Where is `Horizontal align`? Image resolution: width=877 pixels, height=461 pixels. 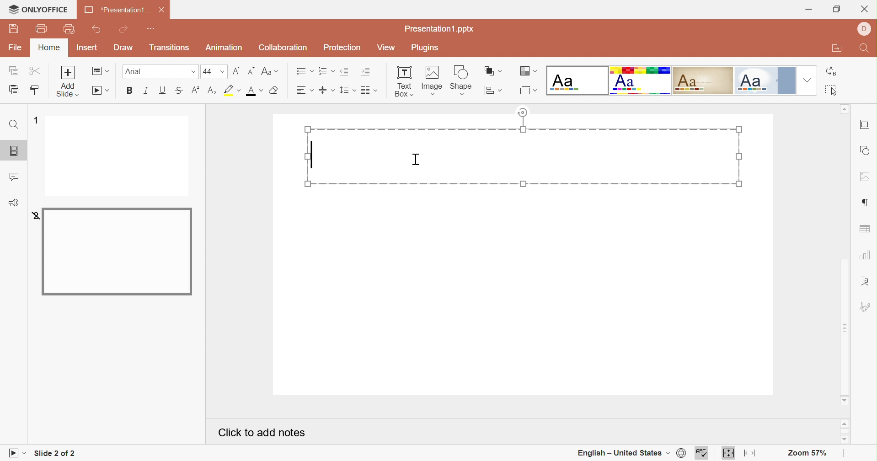
Horizontal align is located at coordinates (305, 90).